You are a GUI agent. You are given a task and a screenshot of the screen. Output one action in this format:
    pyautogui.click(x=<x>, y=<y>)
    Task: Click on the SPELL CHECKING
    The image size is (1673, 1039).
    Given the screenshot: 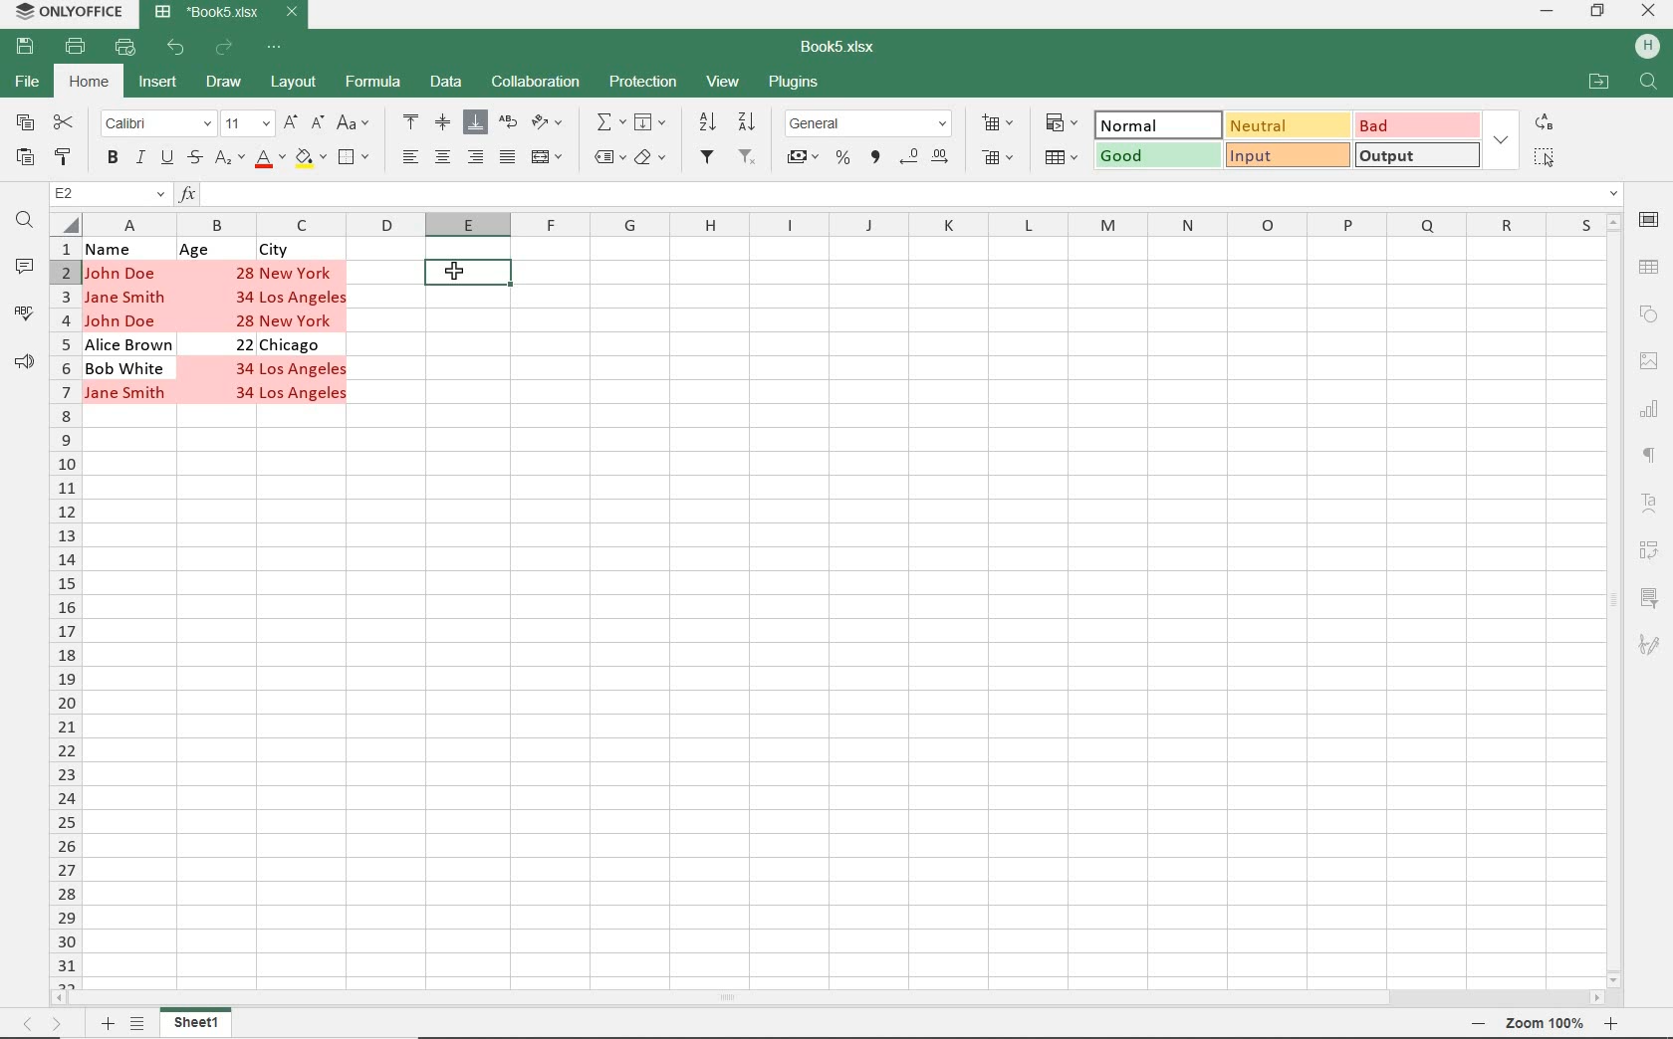 What is the action you would take?
    pyautogui.click(x=29, y=312)
    